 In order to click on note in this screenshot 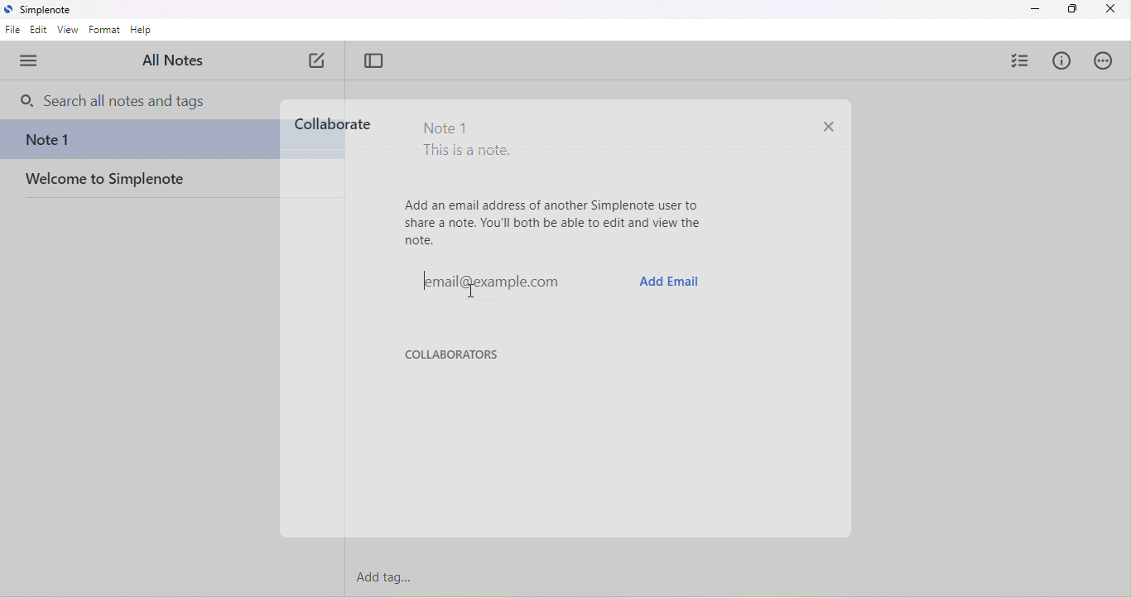, I will do `click(137, 142)`.